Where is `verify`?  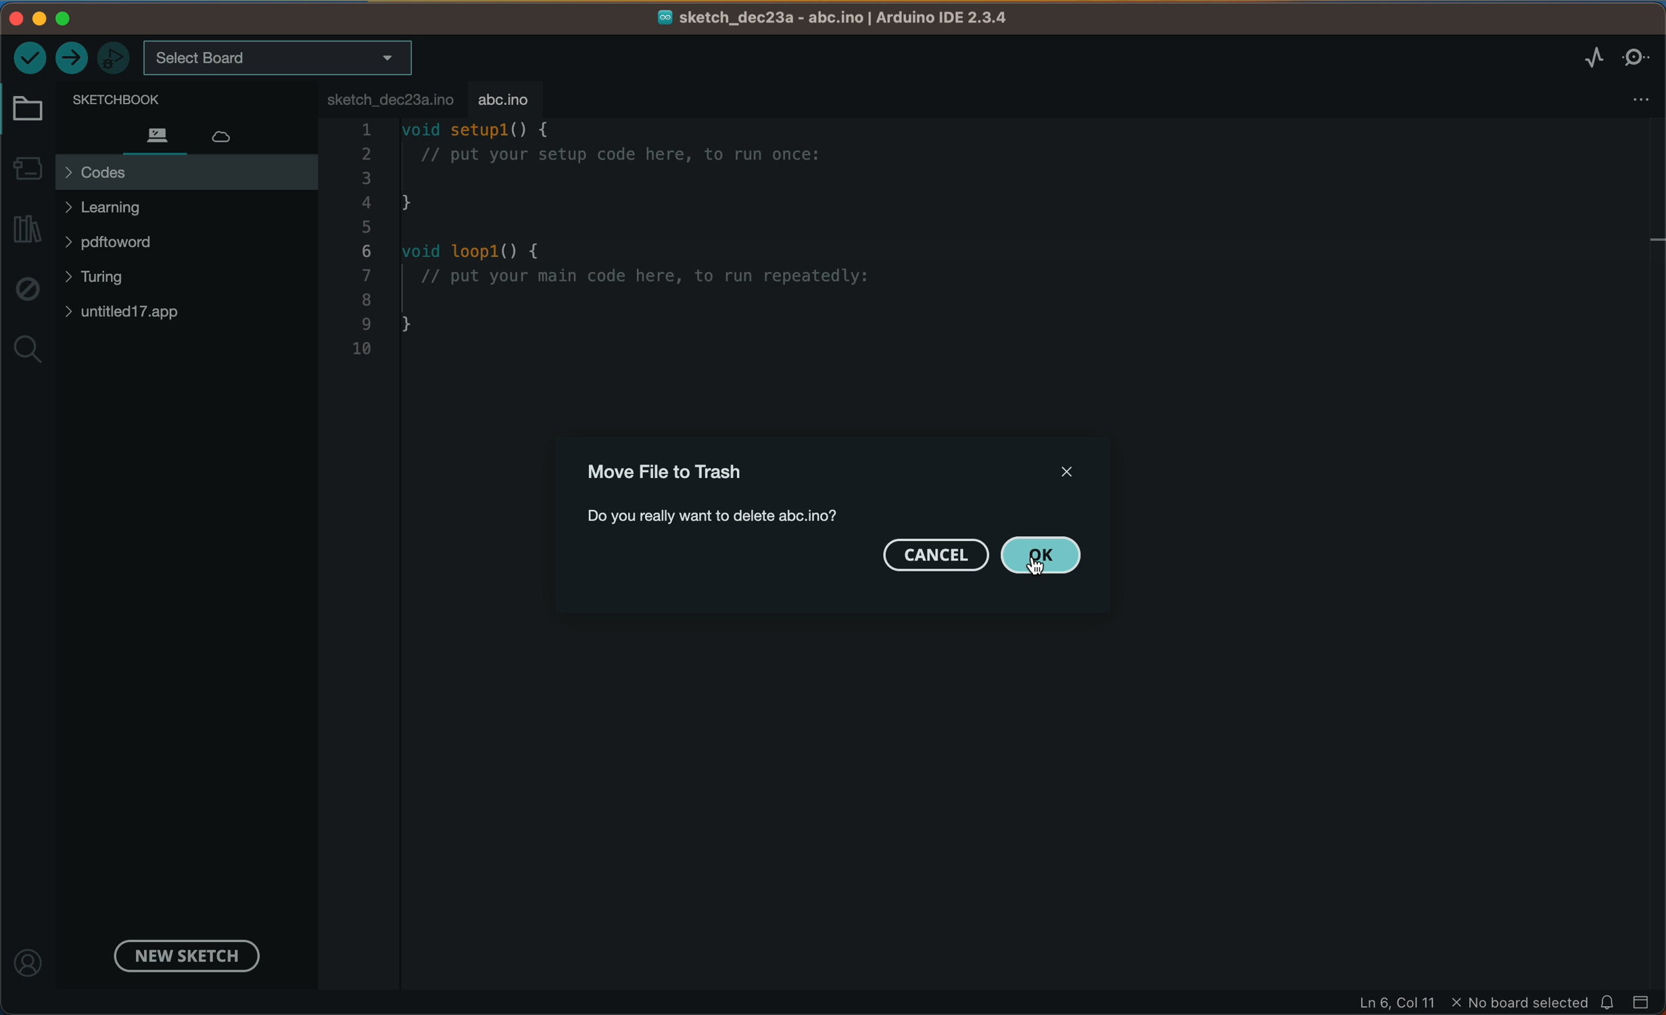 verify is located at coordinates (32, 58).